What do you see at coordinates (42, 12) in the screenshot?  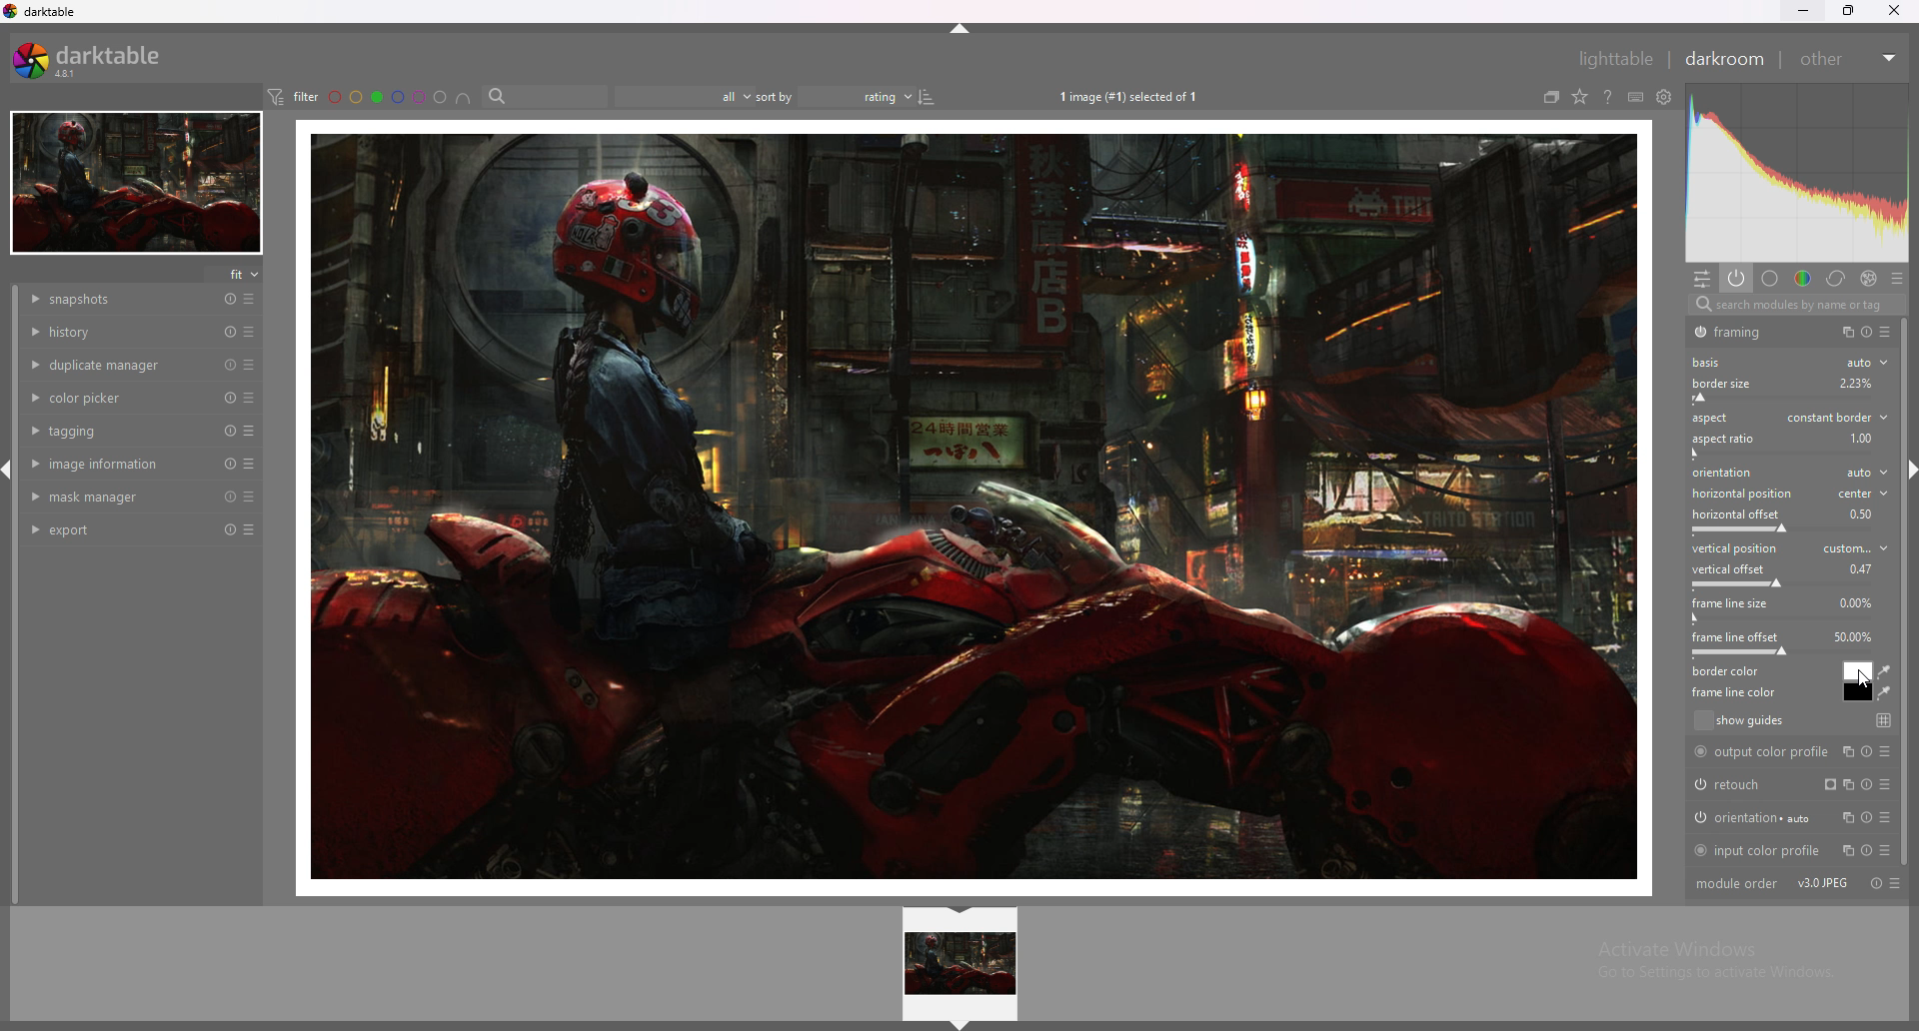 I see `darktable` at bounding box center [42, 12].